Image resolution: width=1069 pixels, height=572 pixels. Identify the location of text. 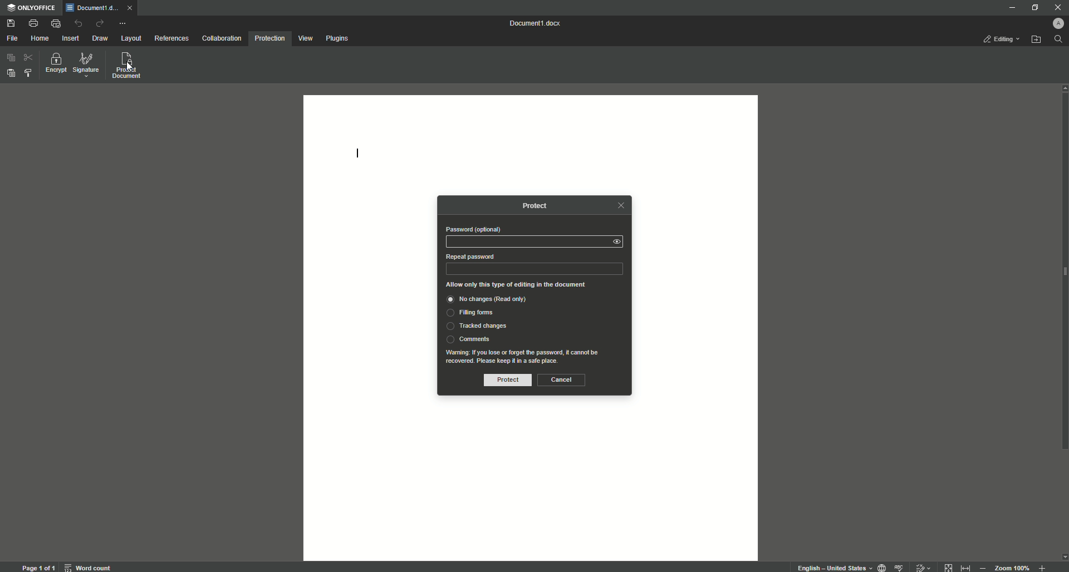
(526, 356).